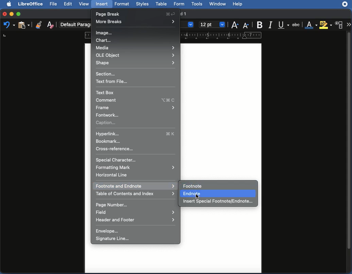  I want to click on Horizontal line, so click(113, 175).